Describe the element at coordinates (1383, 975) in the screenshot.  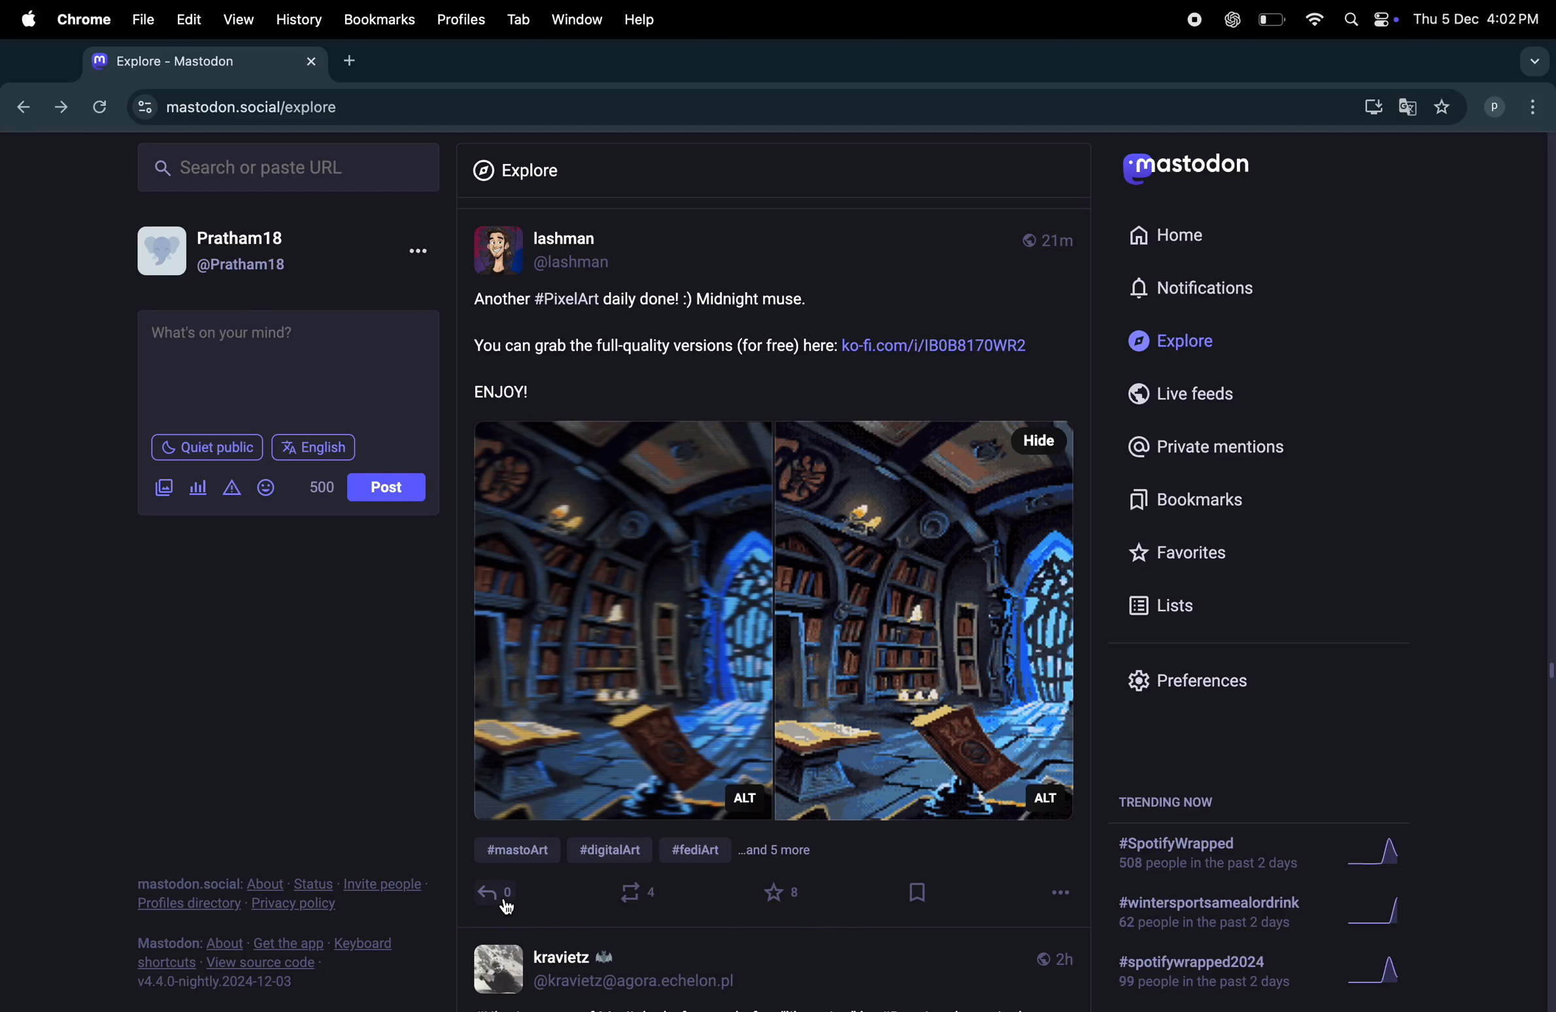
I see `graph` at that location.